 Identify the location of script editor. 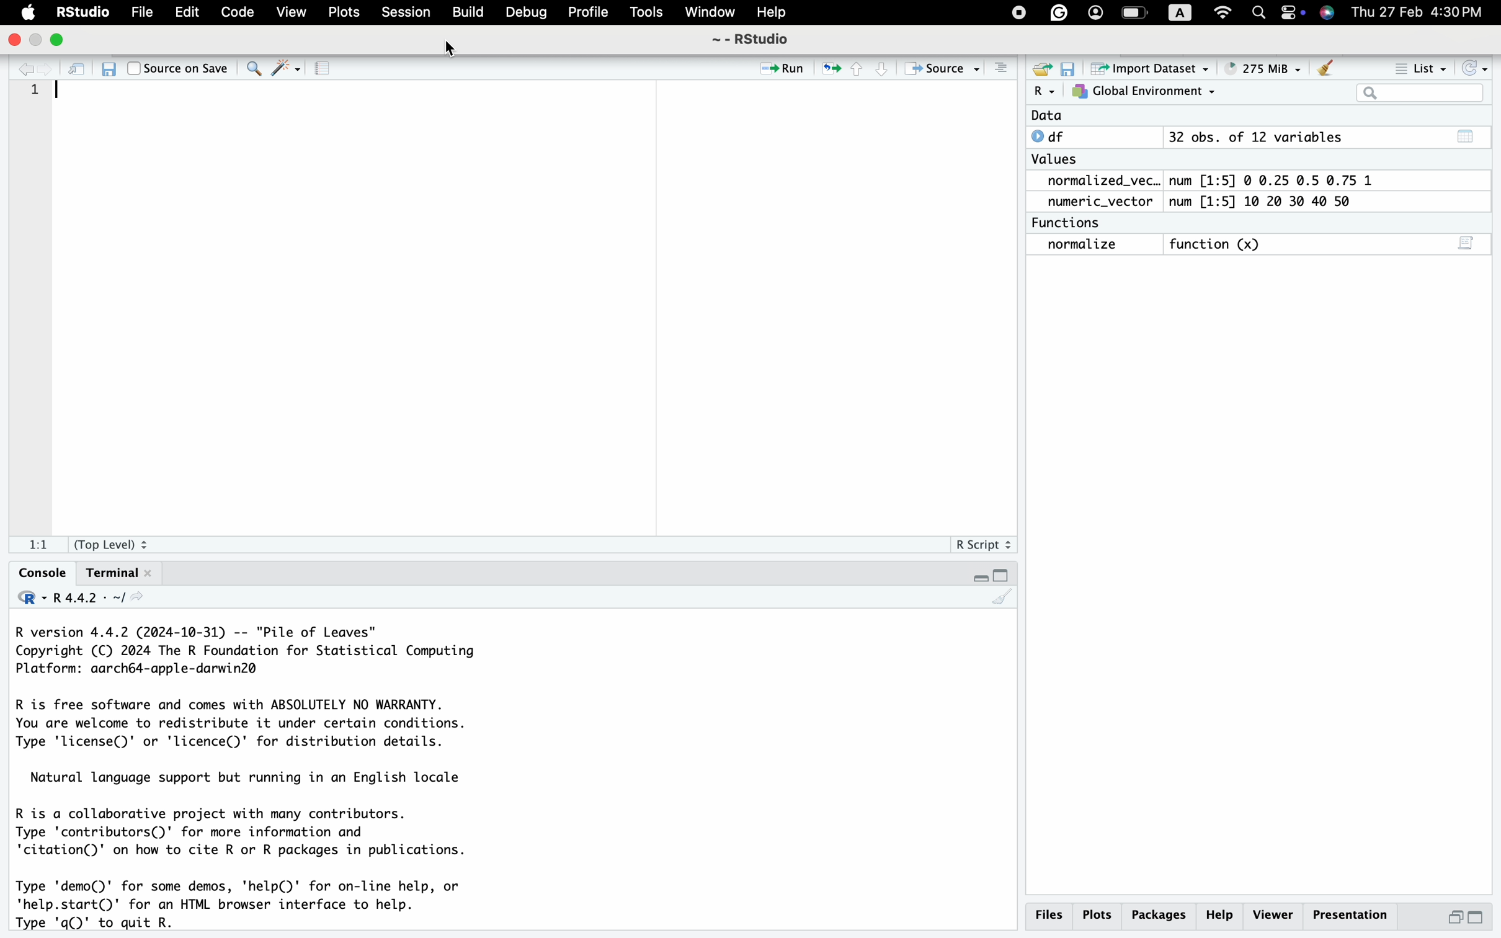
(1468, 241).